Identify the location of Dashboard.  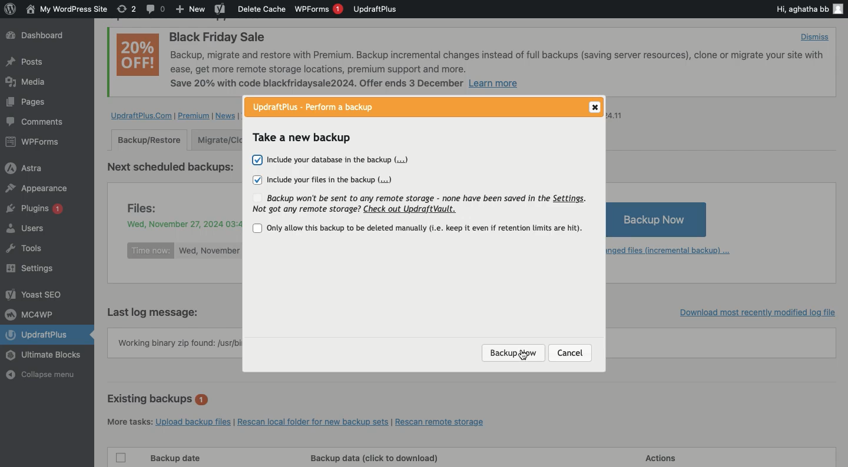
(42, 36).